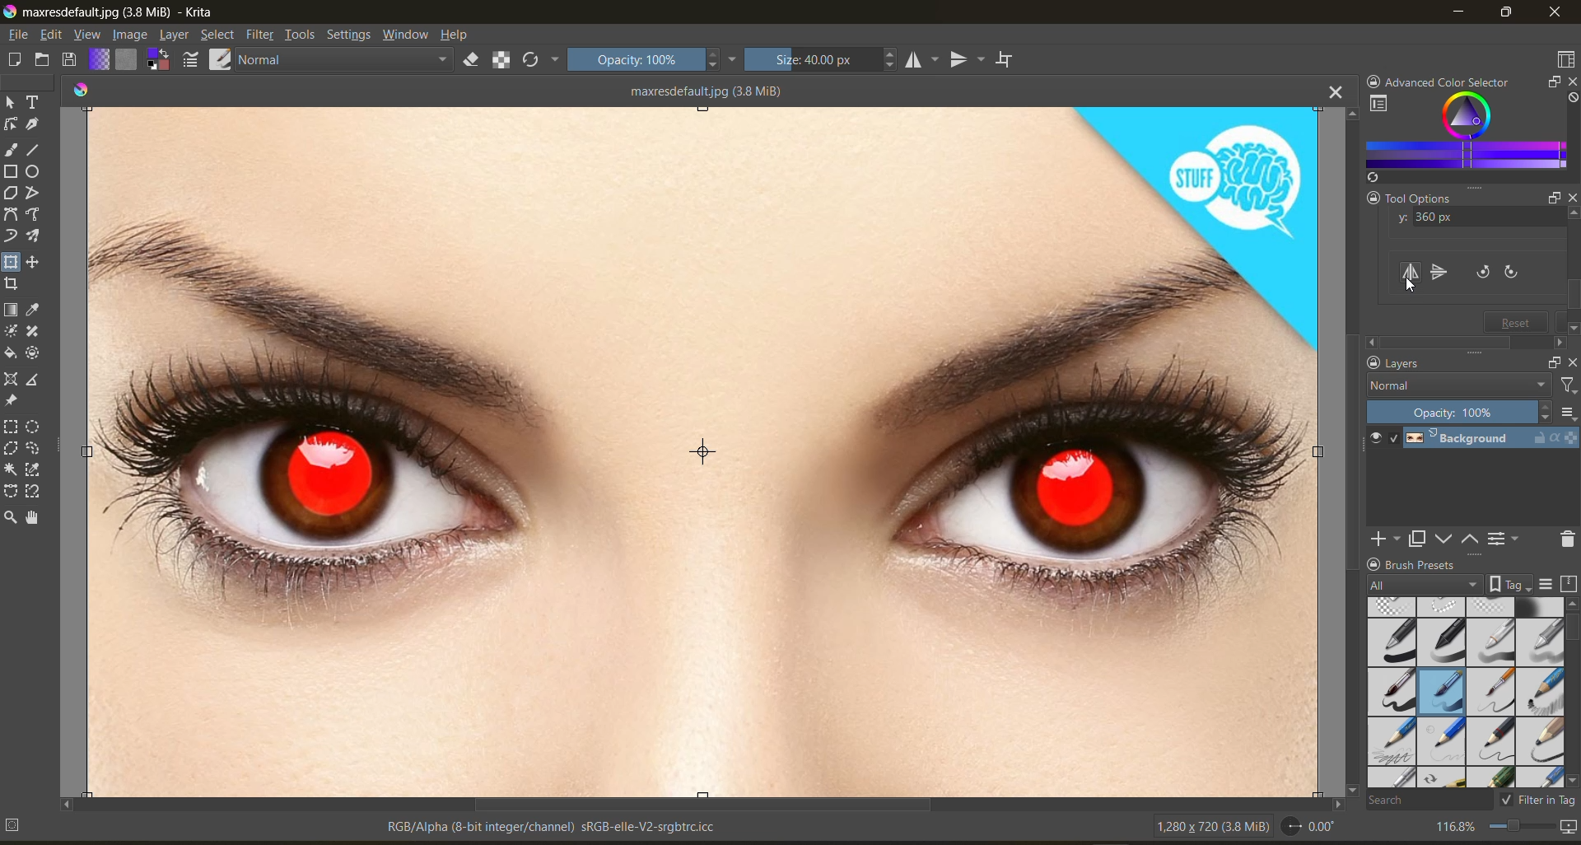 The image size is (1581, 845). I want to click on display settings, so click(1547, 582).